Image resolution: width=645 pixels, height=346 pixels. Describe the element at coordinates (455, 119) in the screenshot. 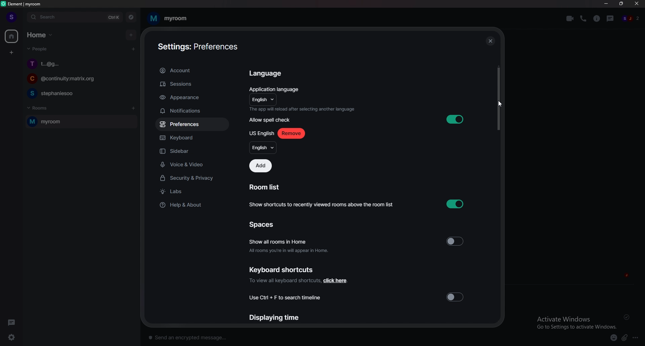

I see `allow spell check` at that location.